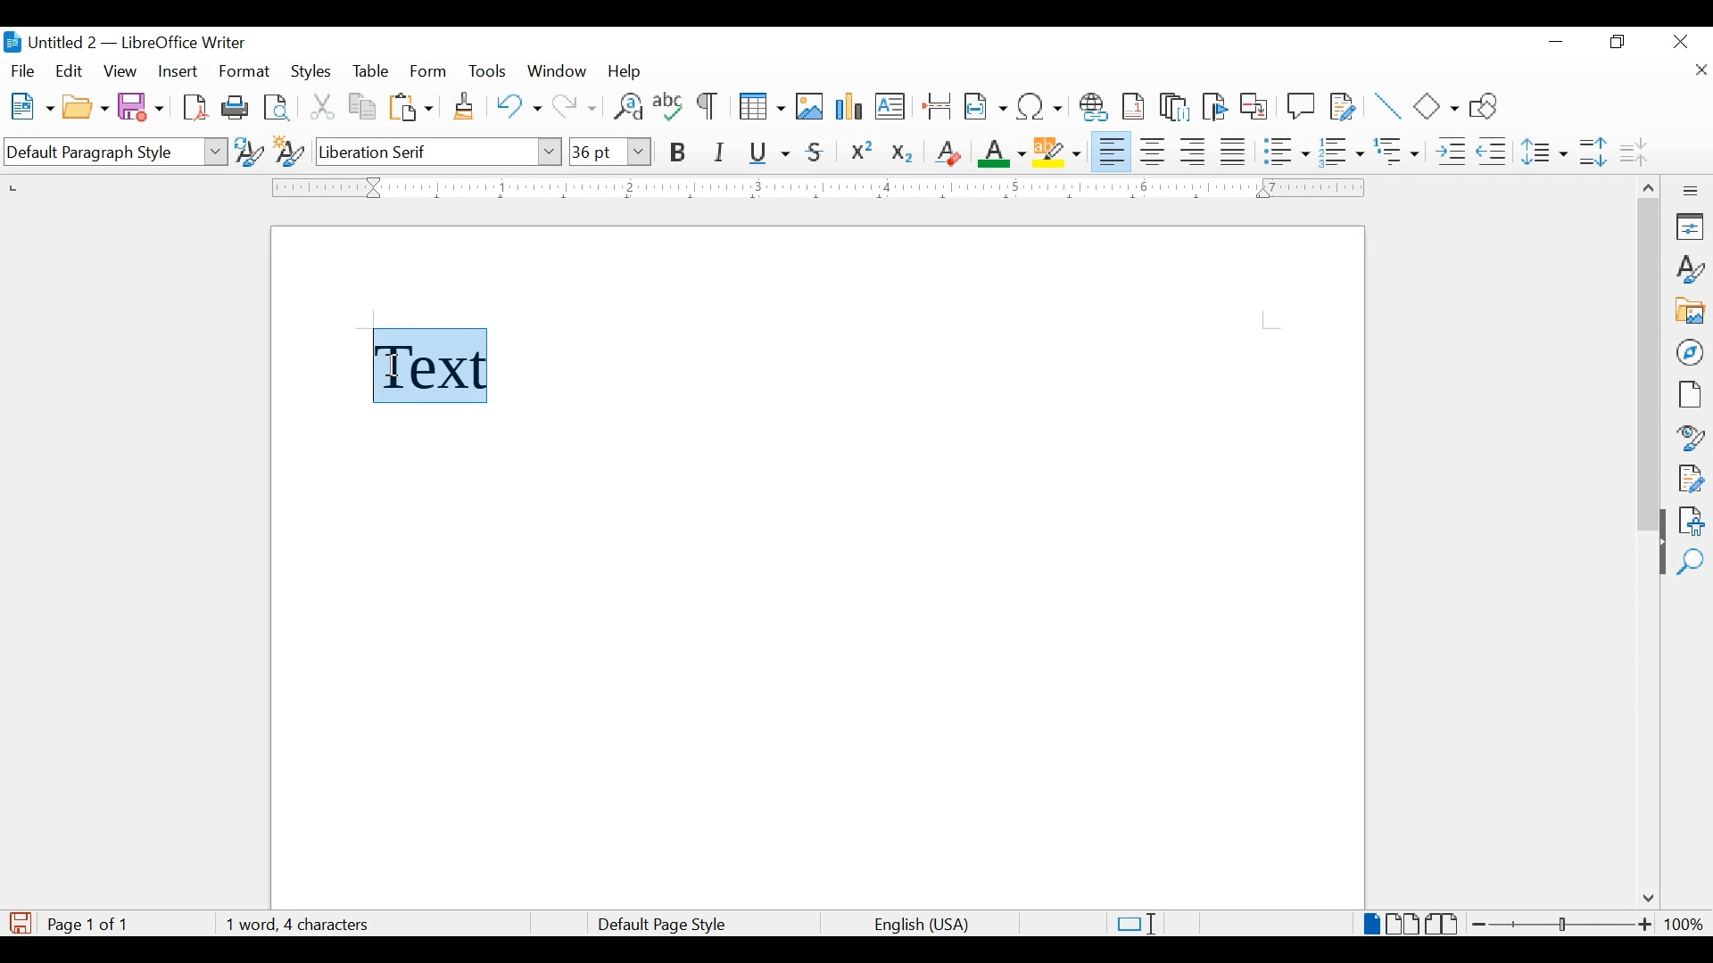 The image size is (1713, 963). Describe the element at coordinates (709, 108) in the screenshot. I see `toggle formatting marks` at that location.